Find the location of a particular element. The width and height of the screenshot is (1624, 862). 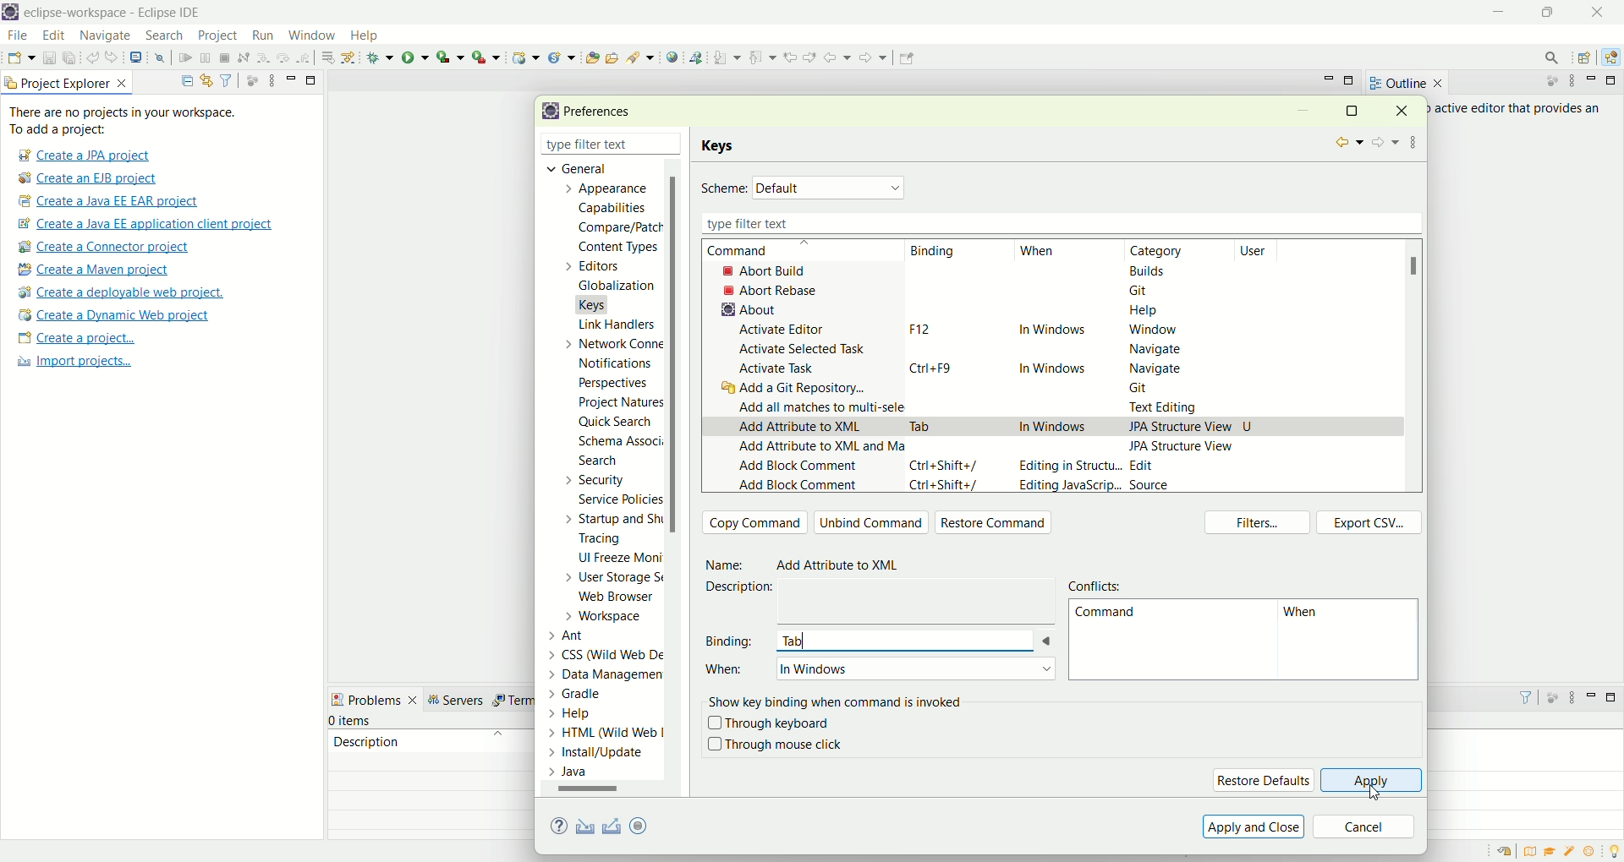

restore command is located at coordinates (998, 524).